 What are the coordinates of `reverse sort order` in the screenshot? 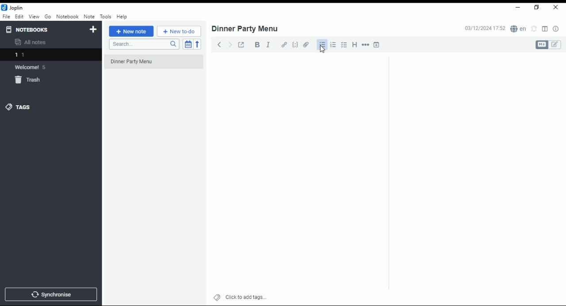 It's located at (198, 44).